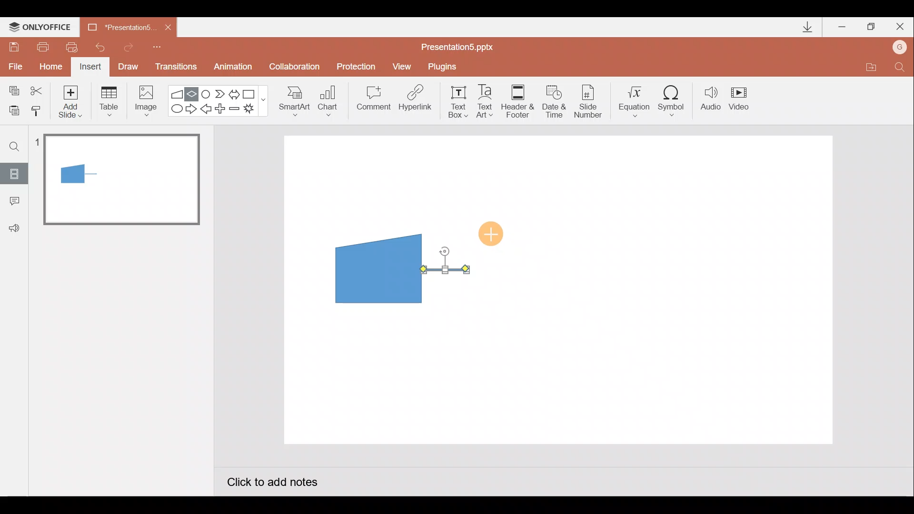 The width and height of the screenshot is (914, 514). Describe the element at coordinates (328, 99) in the screenshot. I see `Chart` at that location.